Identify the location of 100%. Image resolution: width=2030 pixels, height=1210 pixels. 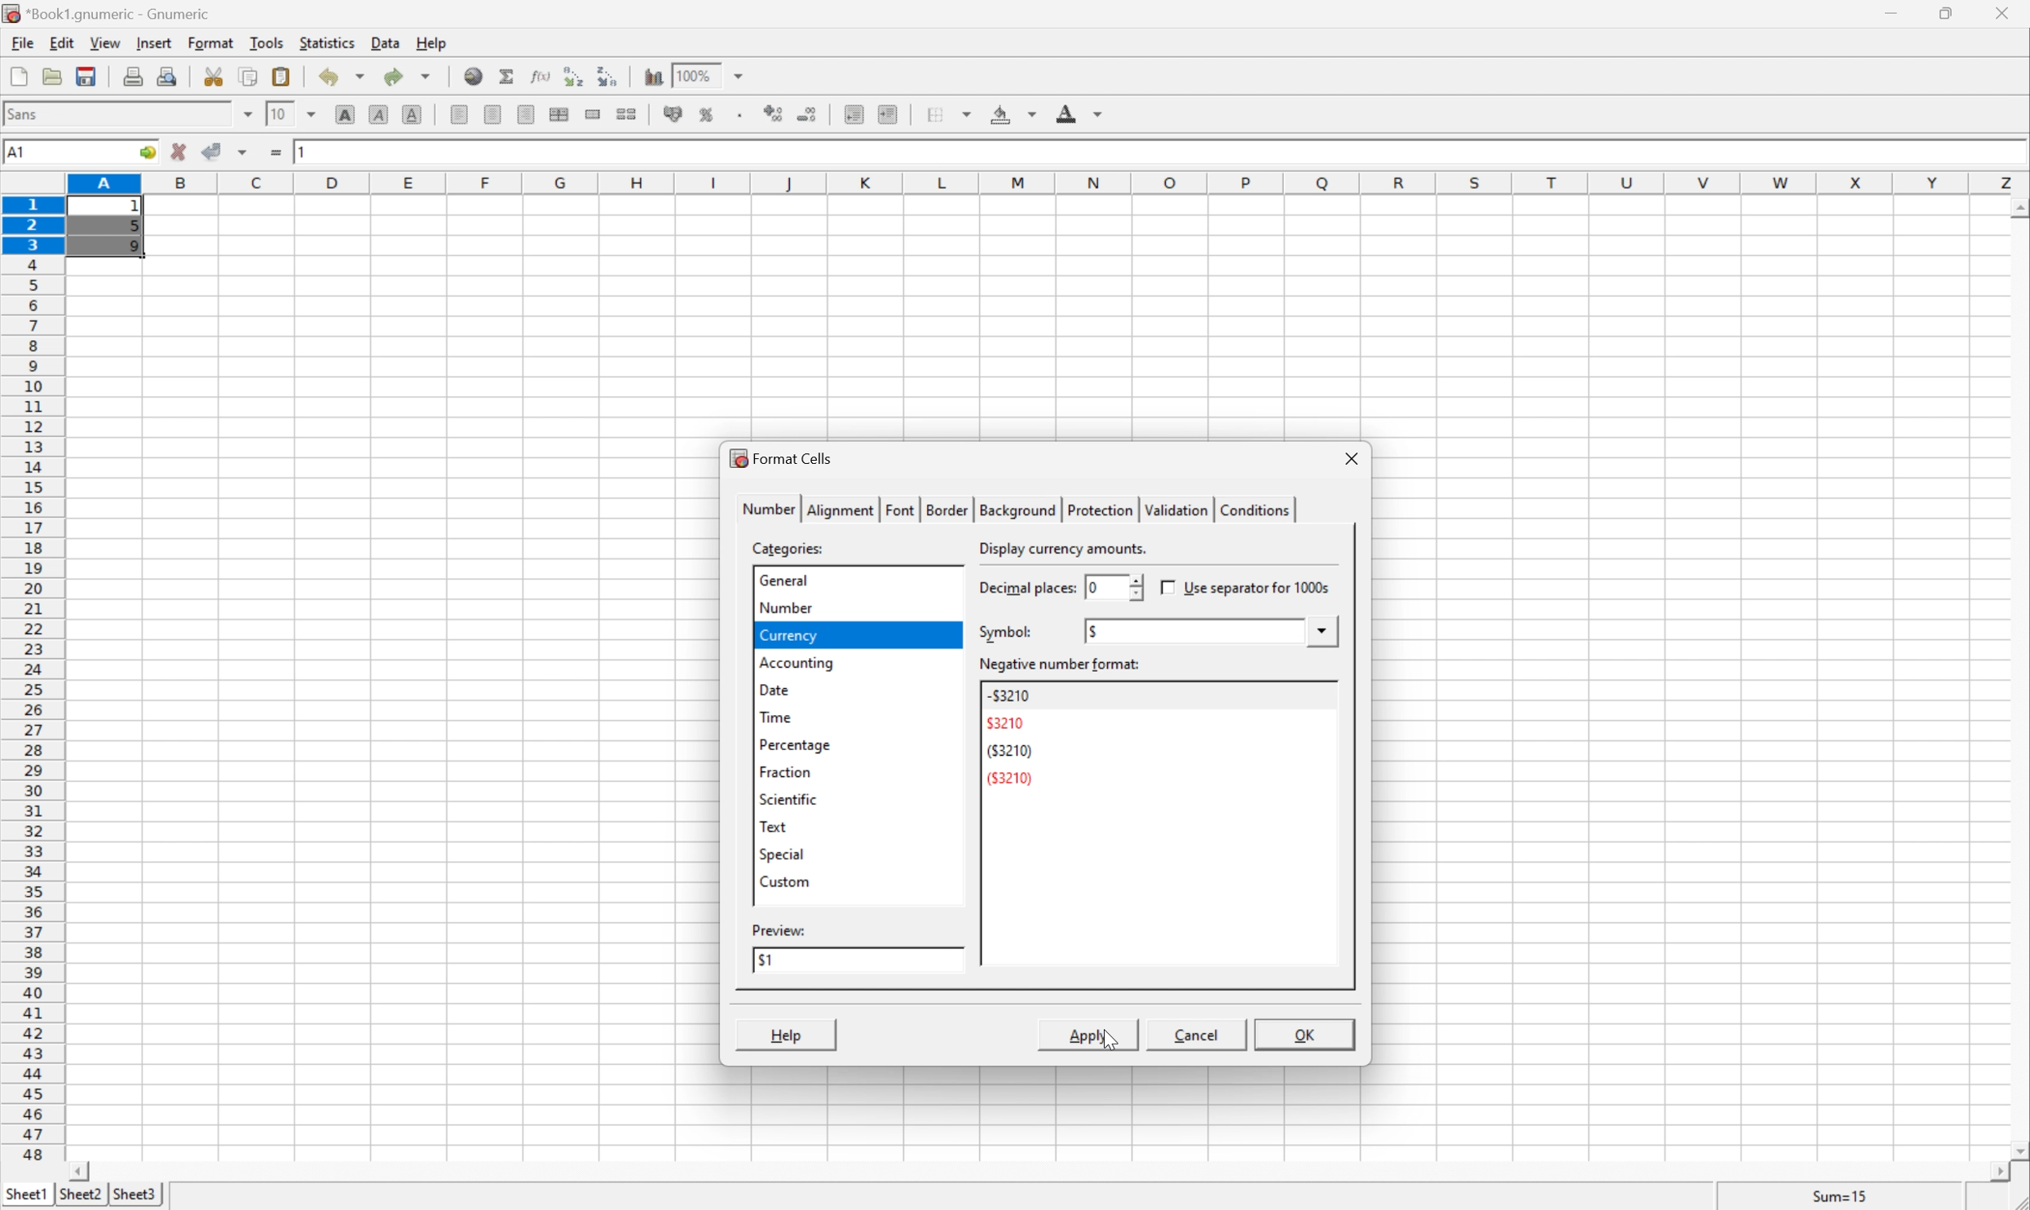
(693, 74).